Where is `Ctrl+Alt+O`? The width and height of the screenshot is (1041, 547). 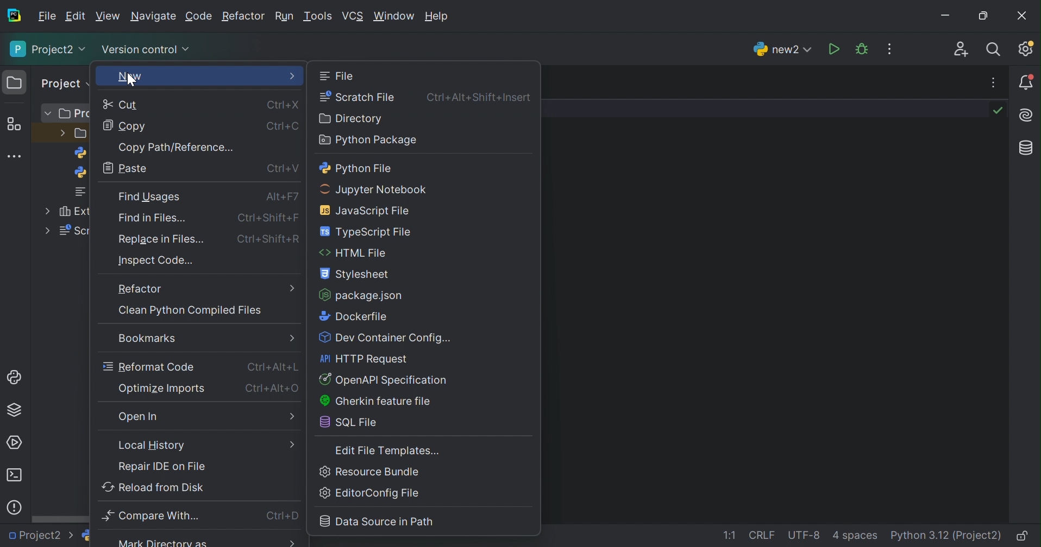 Ctrl+Alt+O is located at coordinates (273, 388).